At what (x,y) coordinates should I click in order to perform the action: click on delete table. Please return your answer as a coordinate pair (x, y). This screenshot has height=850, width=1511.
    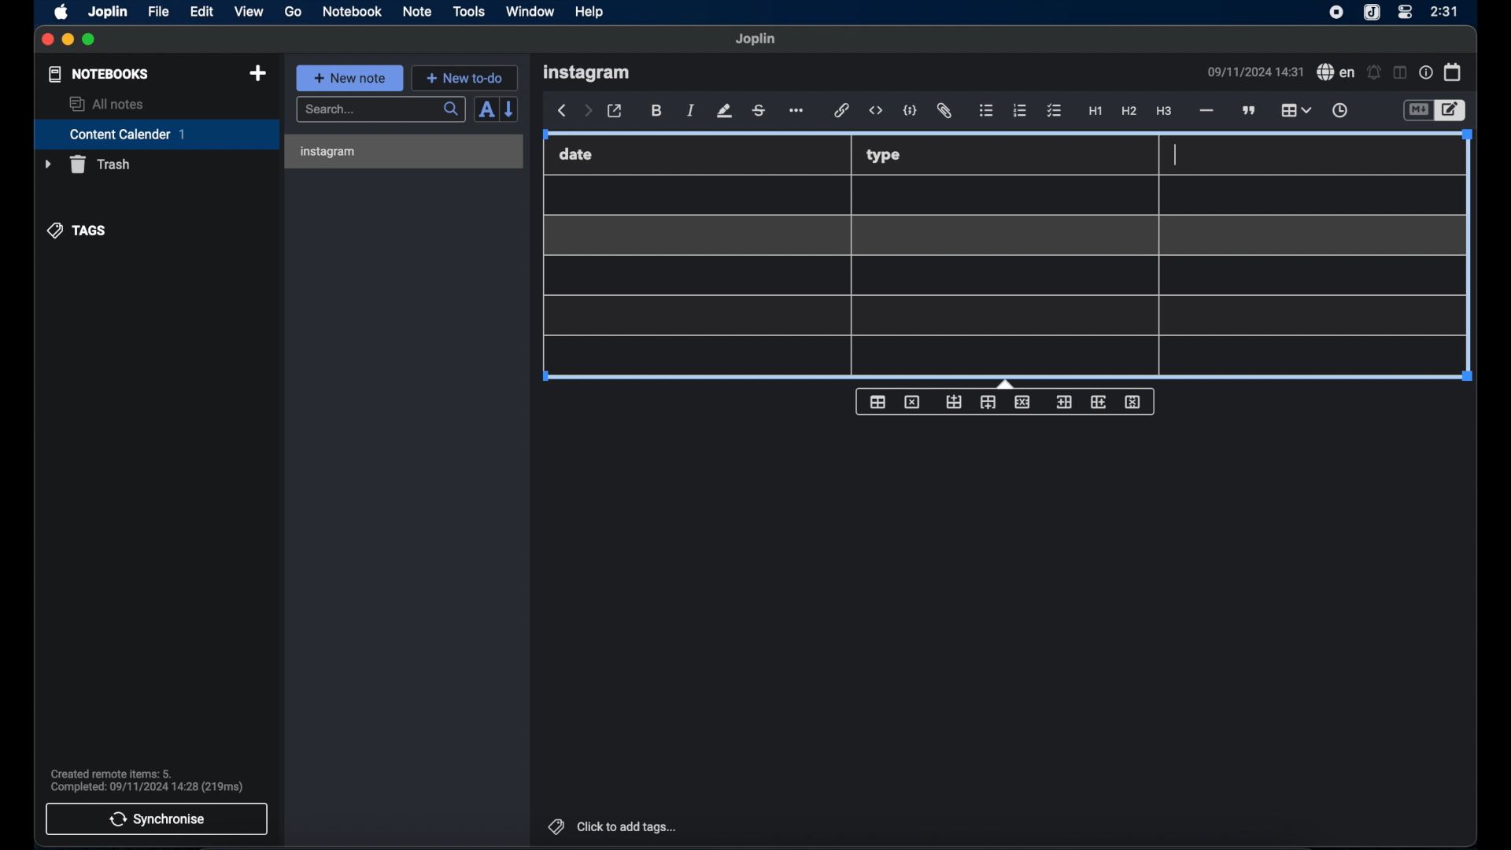
    Looking at the image, I should click on (912, 401).